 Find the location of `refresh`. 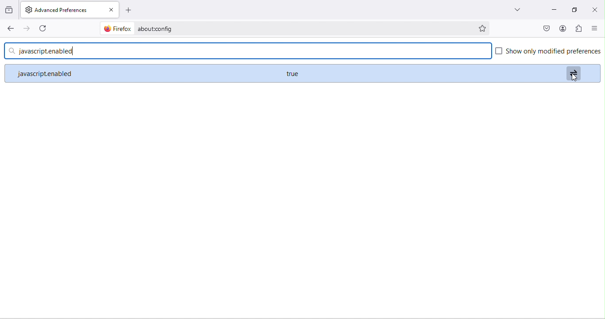

refresh is located at coordinates (43, 27).